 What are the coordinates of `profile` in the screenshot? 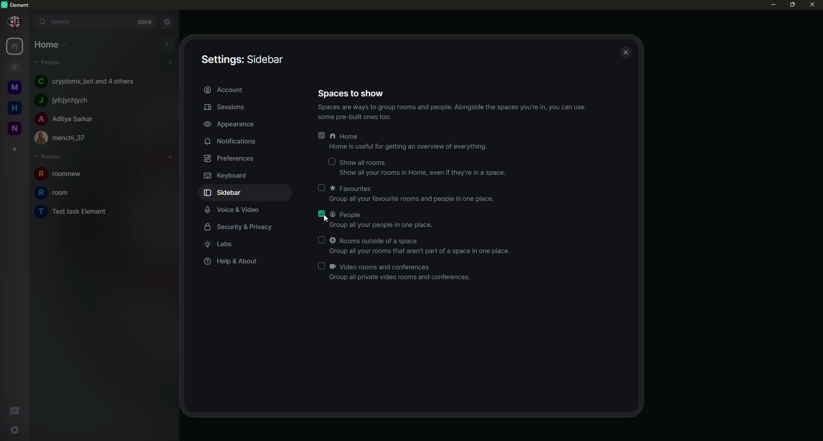 It's located at (12, 21).